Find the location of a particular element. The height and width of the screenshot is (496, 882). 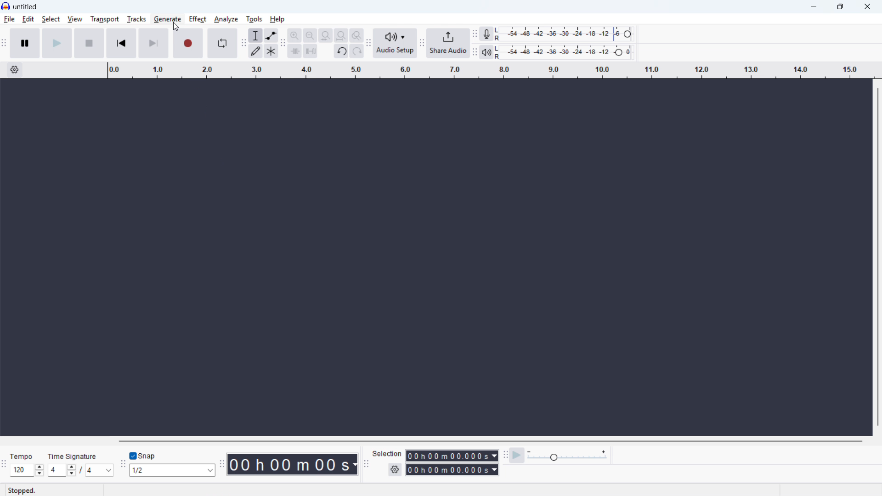

Timestamp  is located at coordinates (293, 464).